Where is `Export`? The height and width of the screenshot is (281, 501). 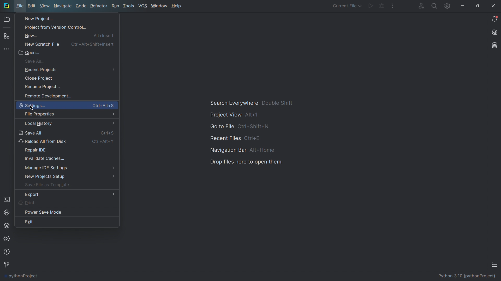
Export is located at coordinates (66, 195).